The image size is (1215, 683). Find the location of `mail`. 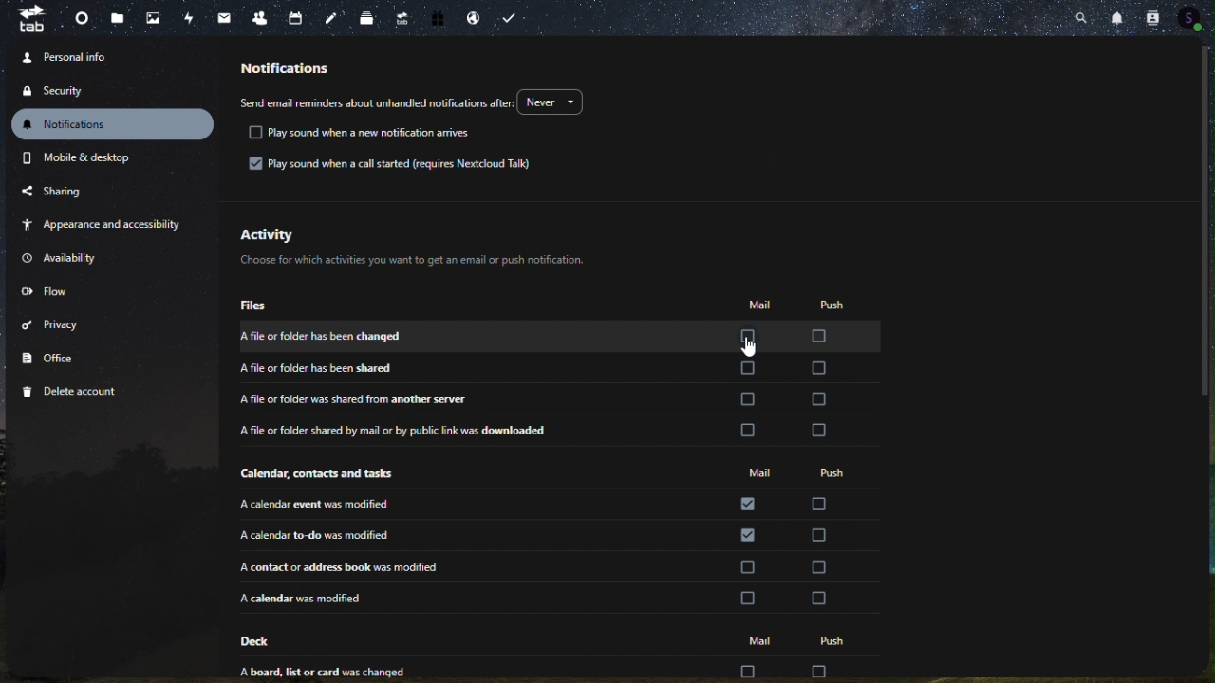

mail is located at coordinates (757, 303).